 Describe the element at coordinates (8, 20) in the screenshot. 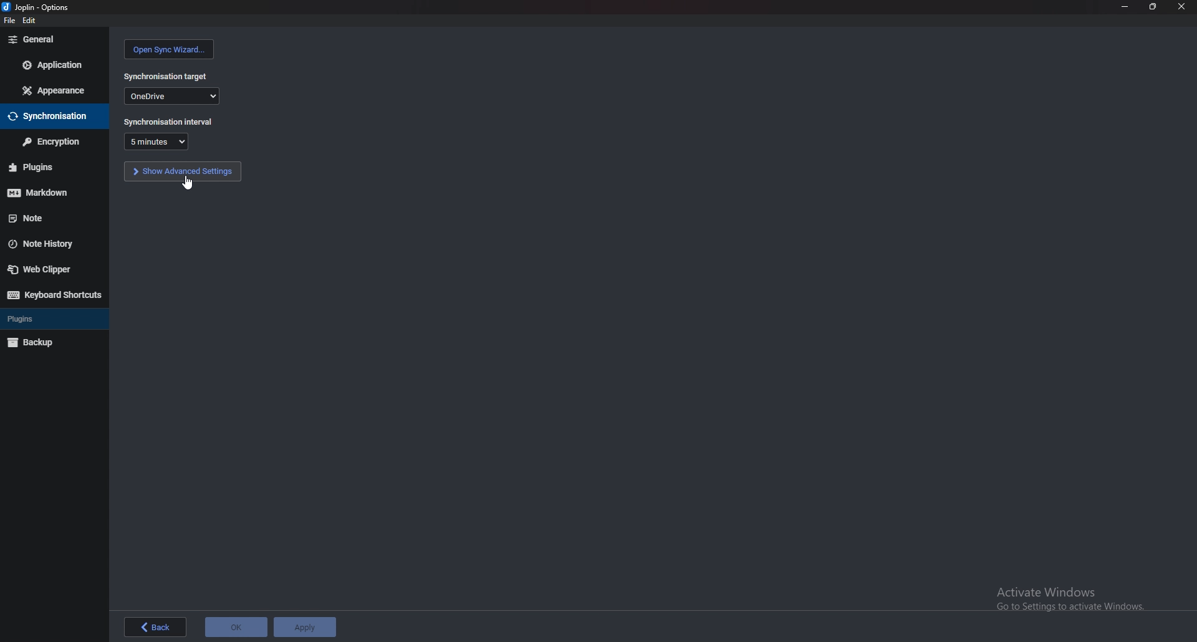

I see `file` at that location.